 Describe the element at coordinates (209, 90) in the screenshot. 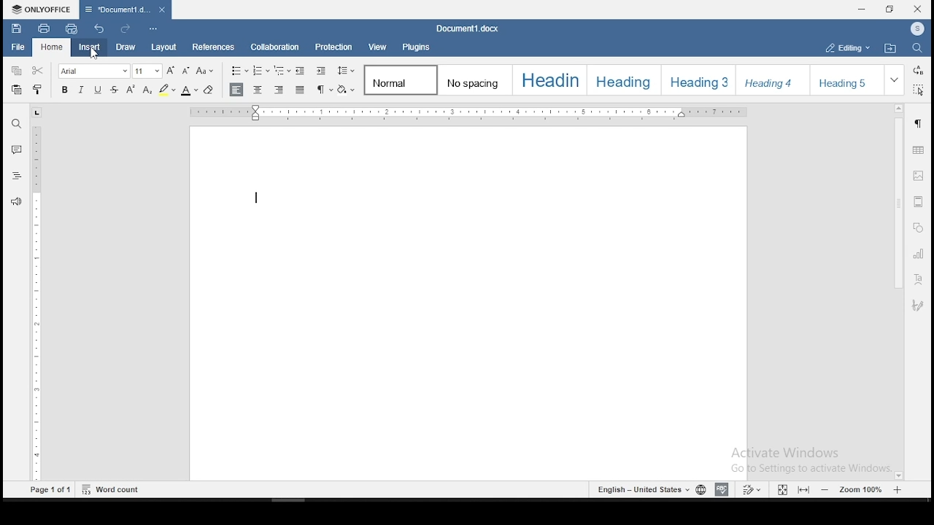

I see `clear style` at that location.